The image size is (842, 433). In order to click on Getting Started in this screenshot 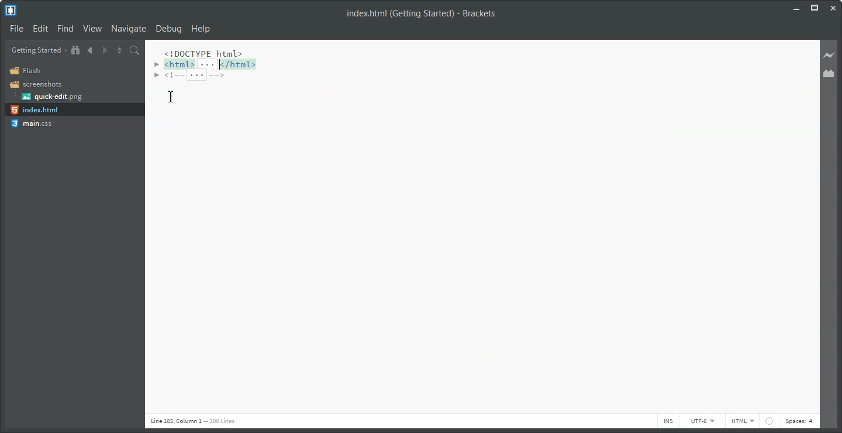, I will do `click(39, 50)`.